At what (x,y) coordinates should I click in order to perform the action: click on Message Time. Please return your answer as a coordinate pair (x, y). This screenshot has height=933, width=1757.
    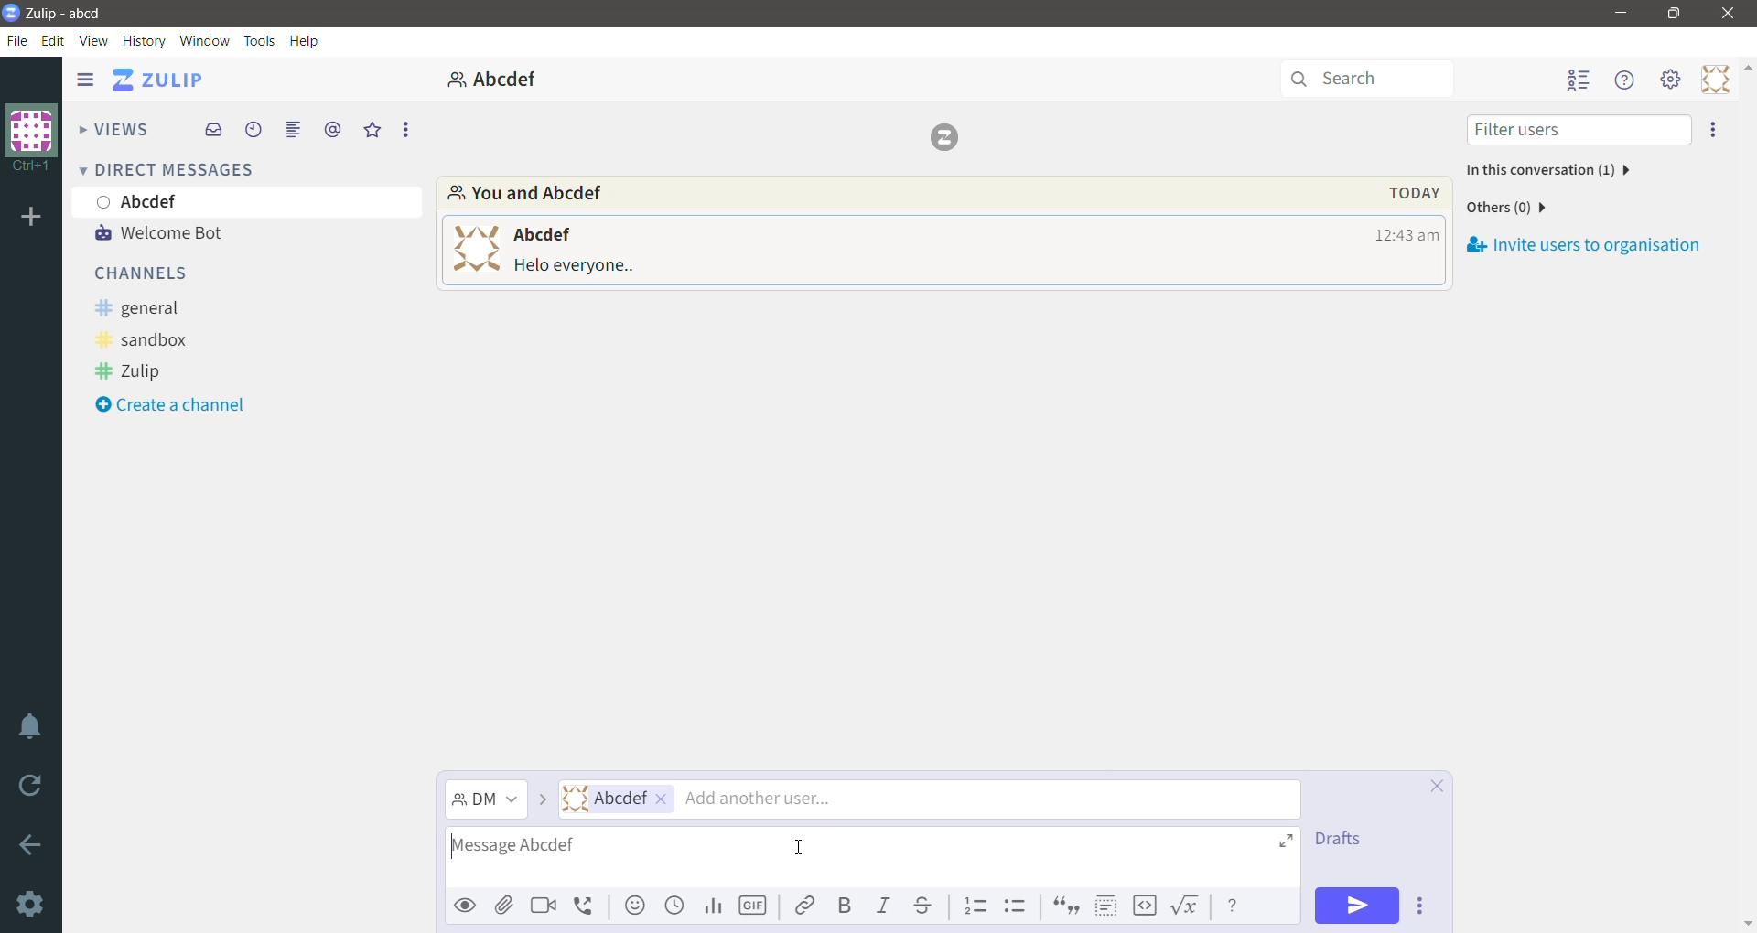
    Looking at the image, I should click on (1407, 235).